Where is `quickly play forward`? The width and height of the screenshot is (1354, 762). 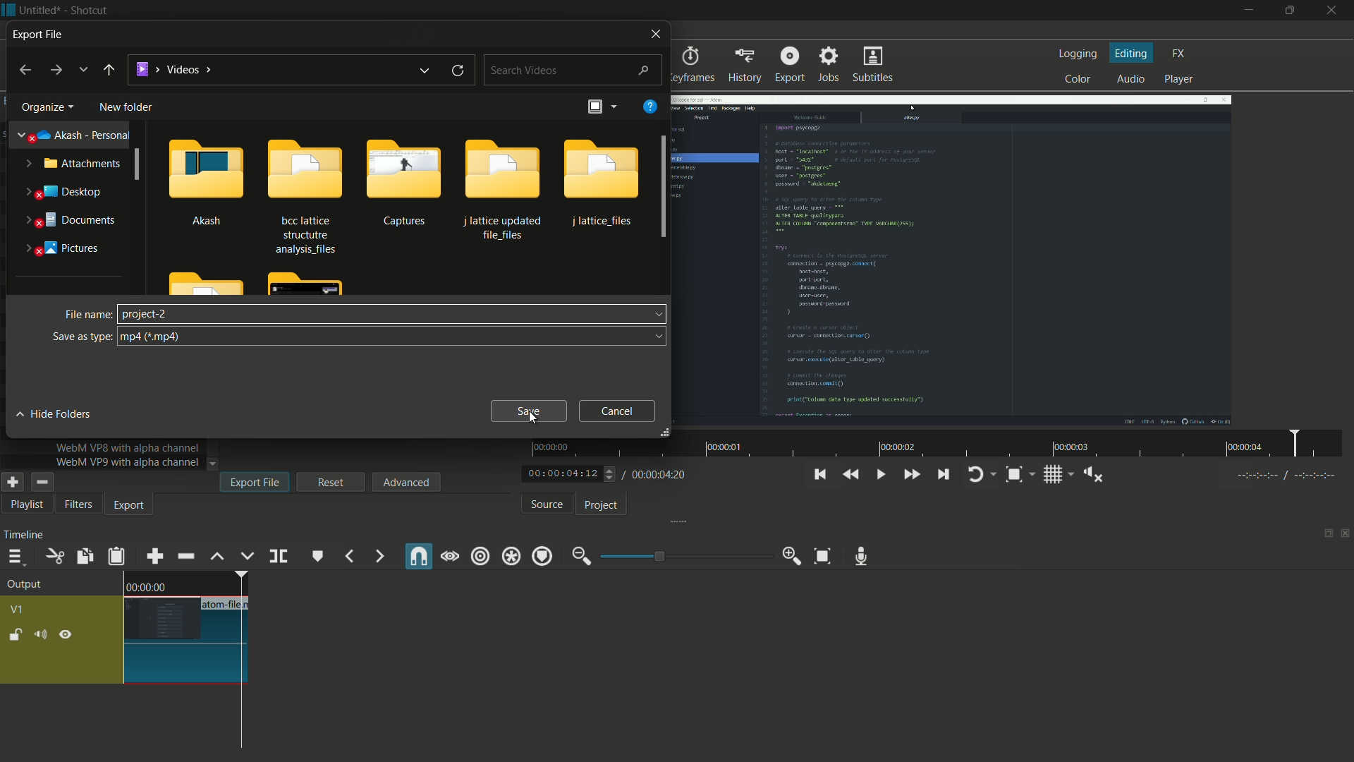 quickly play forward is located at coordinates (912, 476).